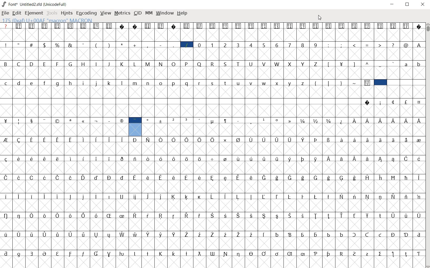  What do you see at coordinates (329, 69) in the screenshot?
I see `special characters` at bounding box center [329, 69].